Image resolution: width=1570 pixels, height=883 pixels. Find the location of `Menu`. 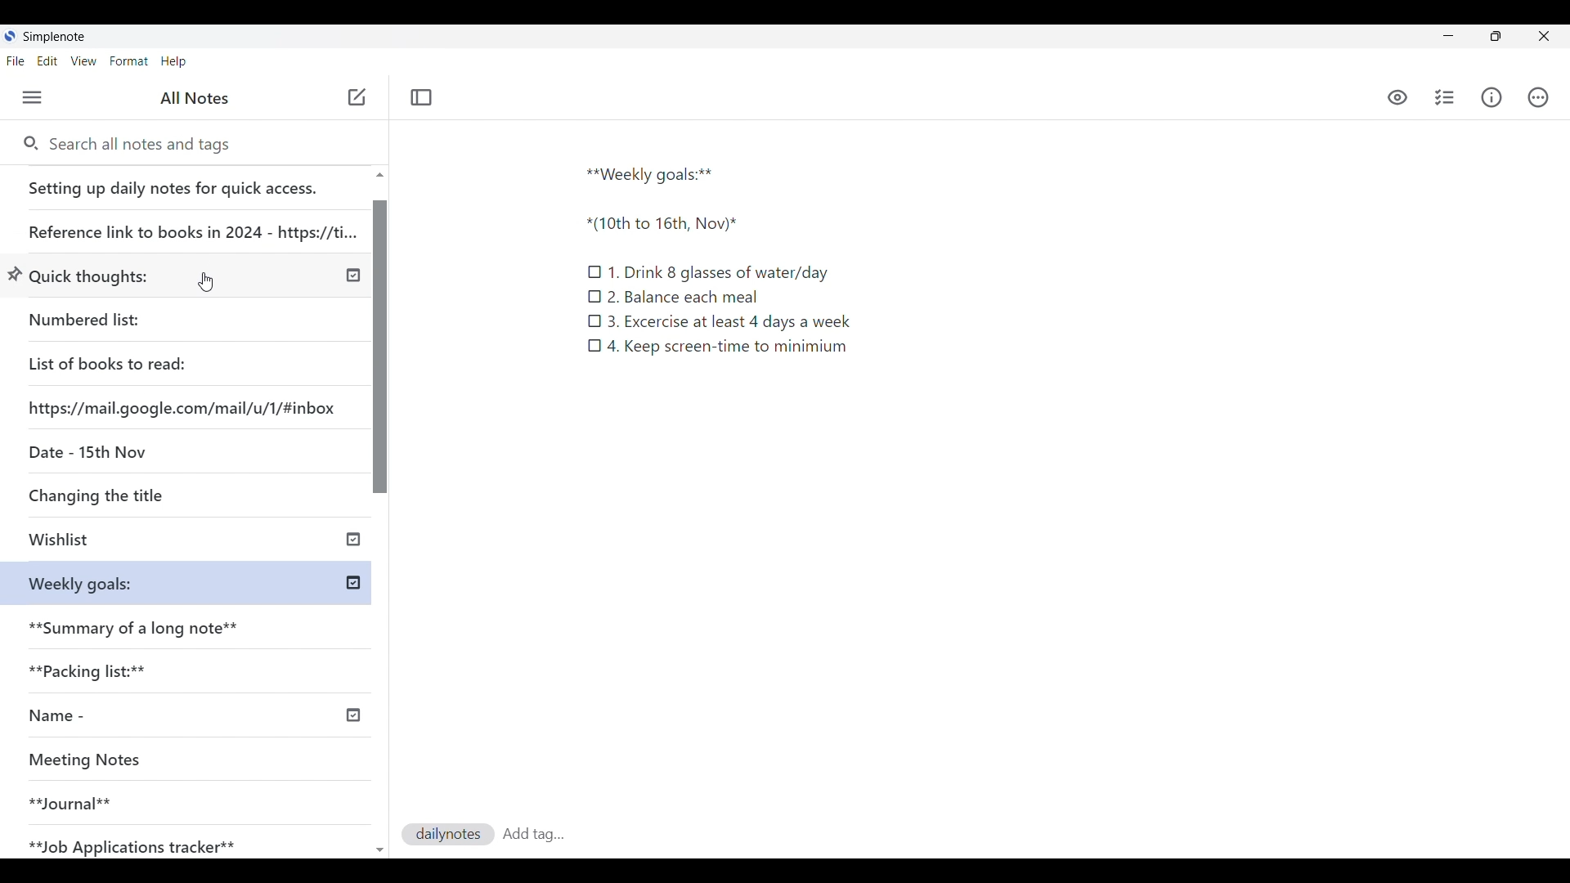

Menu is located at coordinates (32, 97).